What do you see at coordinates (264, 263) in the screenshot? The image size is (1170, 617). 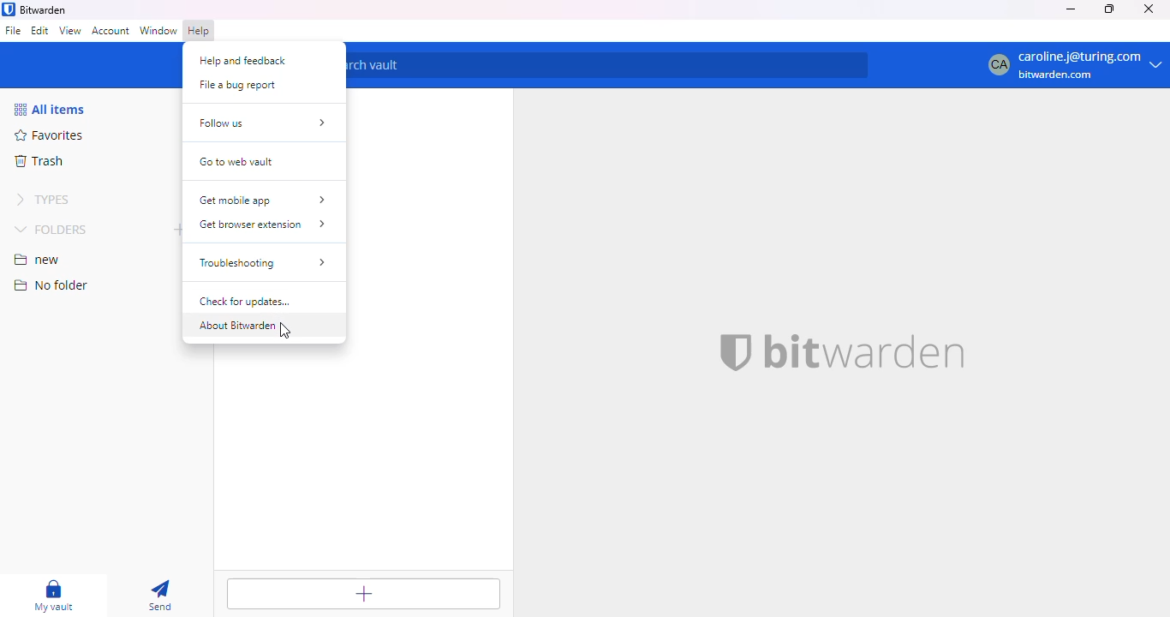 I see `Troubleshooting >` at bounding box center [264, 263].